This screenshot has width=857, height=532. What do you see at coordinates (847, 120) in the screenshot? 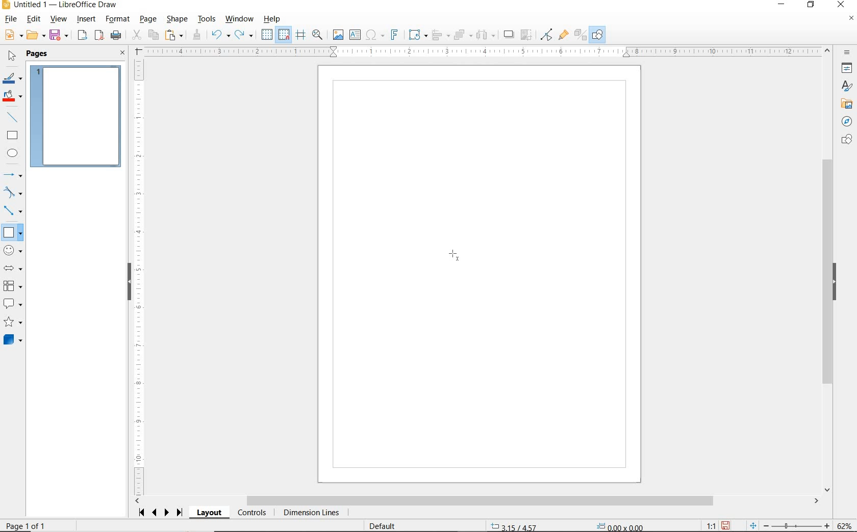
I see `NAVIGATOR` at bounding box center [847, 120].